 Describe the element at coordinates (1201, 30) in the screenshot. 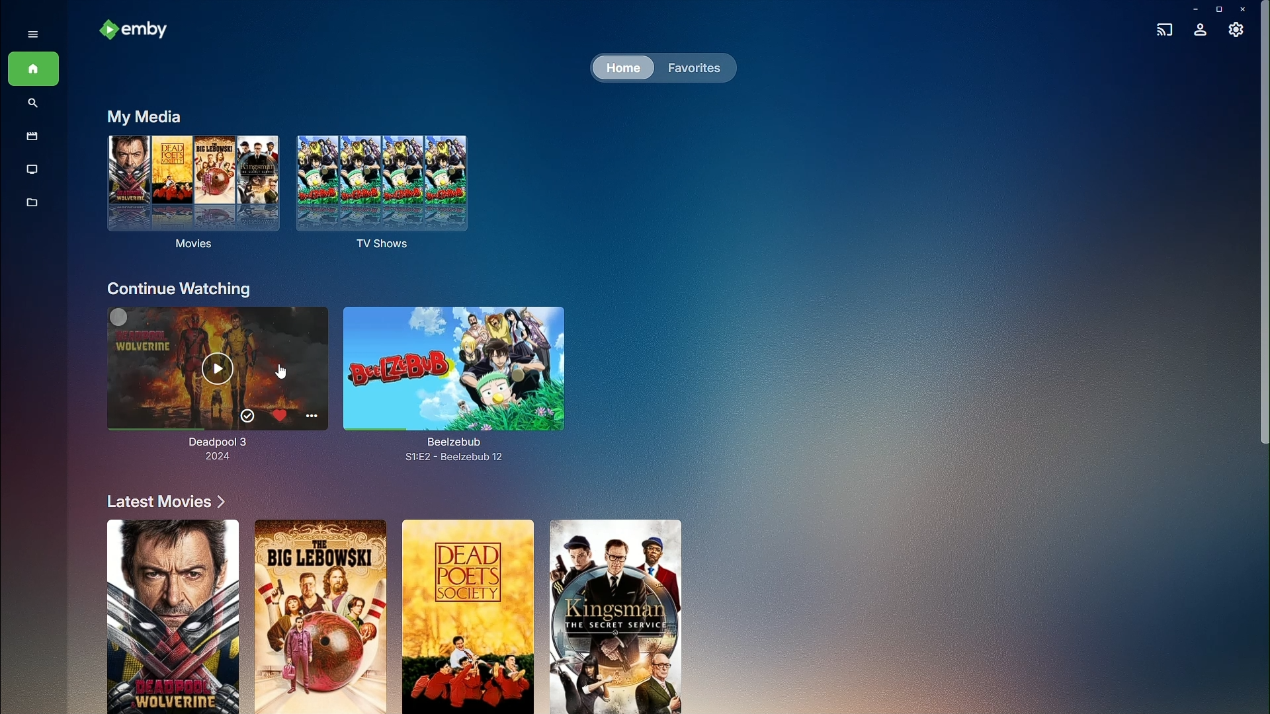

I see `Account` at that location.